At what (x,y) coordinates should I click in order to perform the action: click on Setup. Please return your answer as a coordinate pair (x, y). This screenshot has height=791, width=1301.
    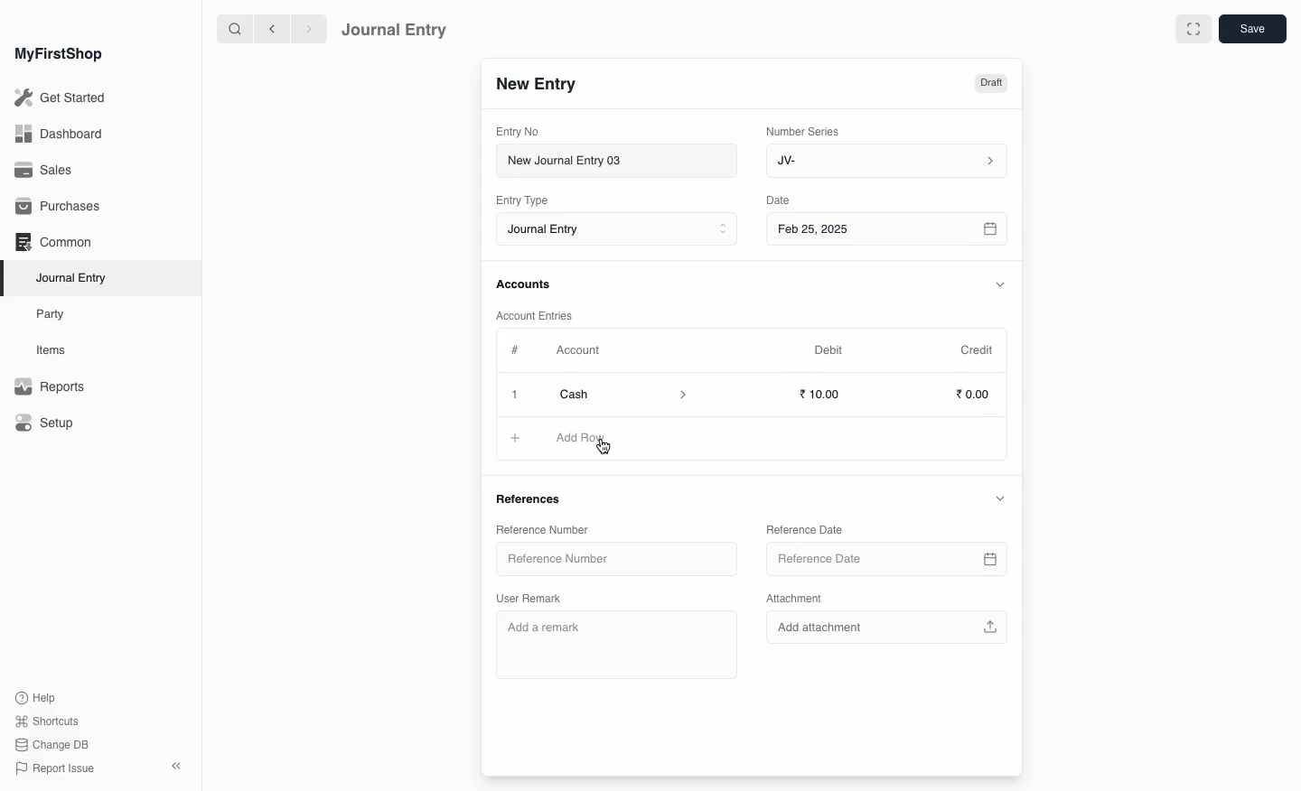
    Looking at the image, I should click on (46, 424).